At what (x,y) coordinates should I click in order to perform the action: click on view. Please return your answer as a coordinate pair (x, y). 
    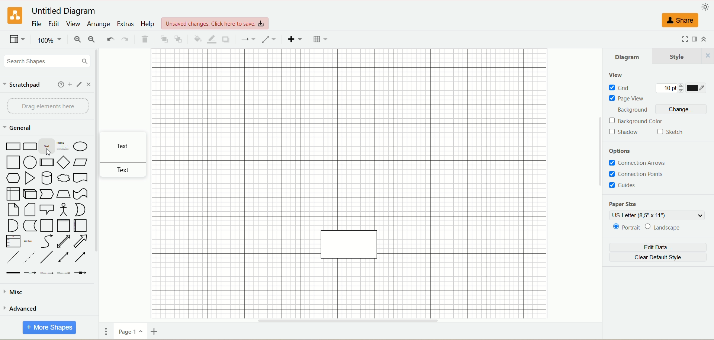
    Looking at the image, I should click on (620, 75).